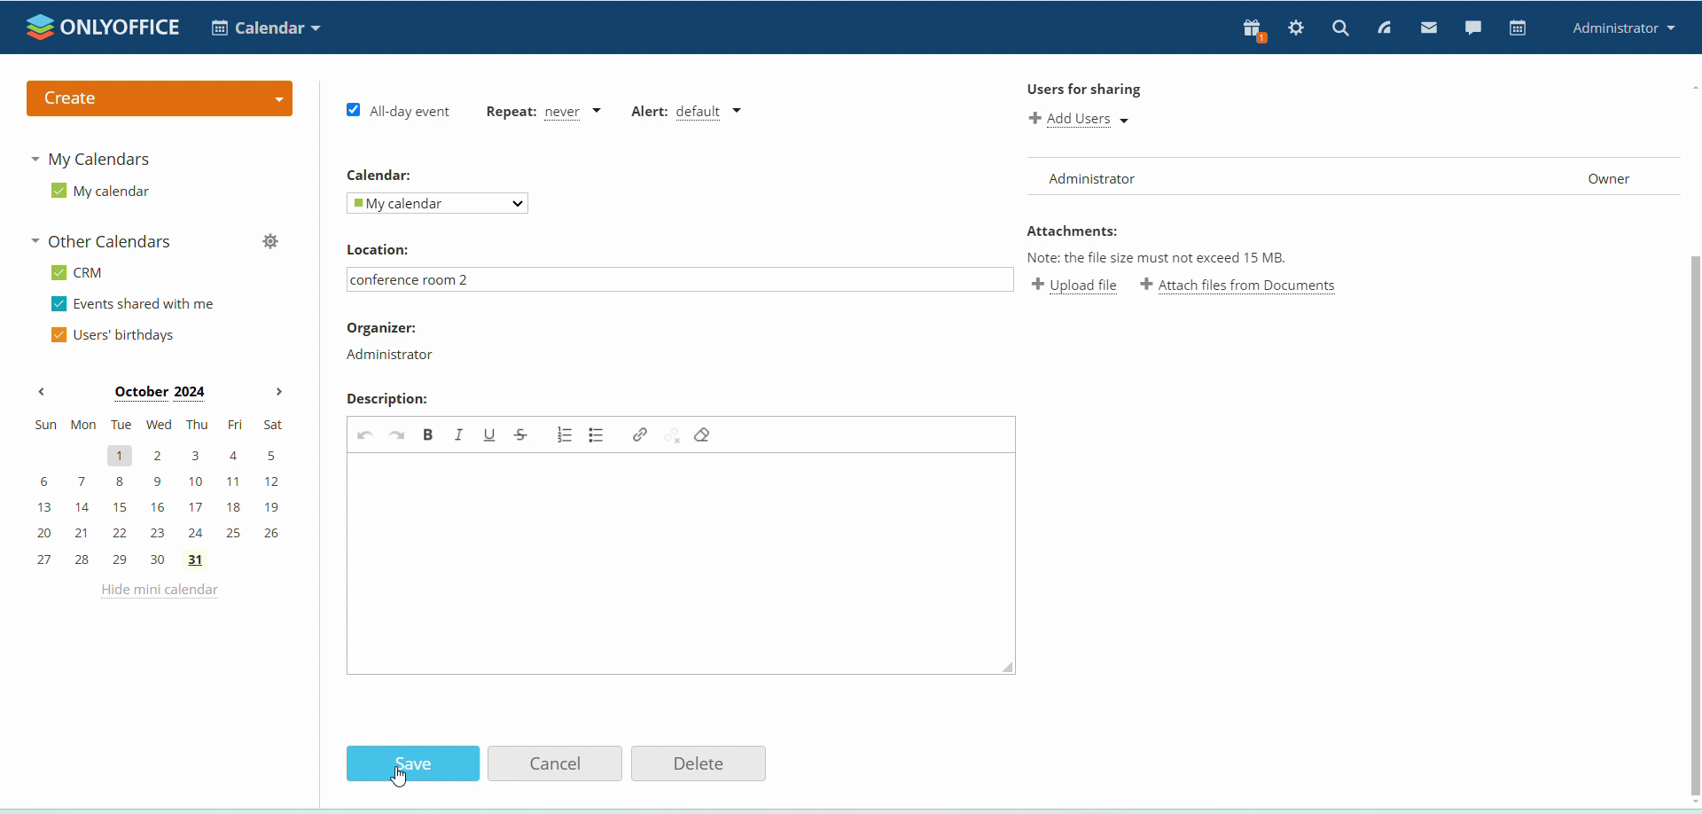  What do you see at coordinates (696, 763) in the screenshot?
I see `Delete` at bounding box center [696, 763].